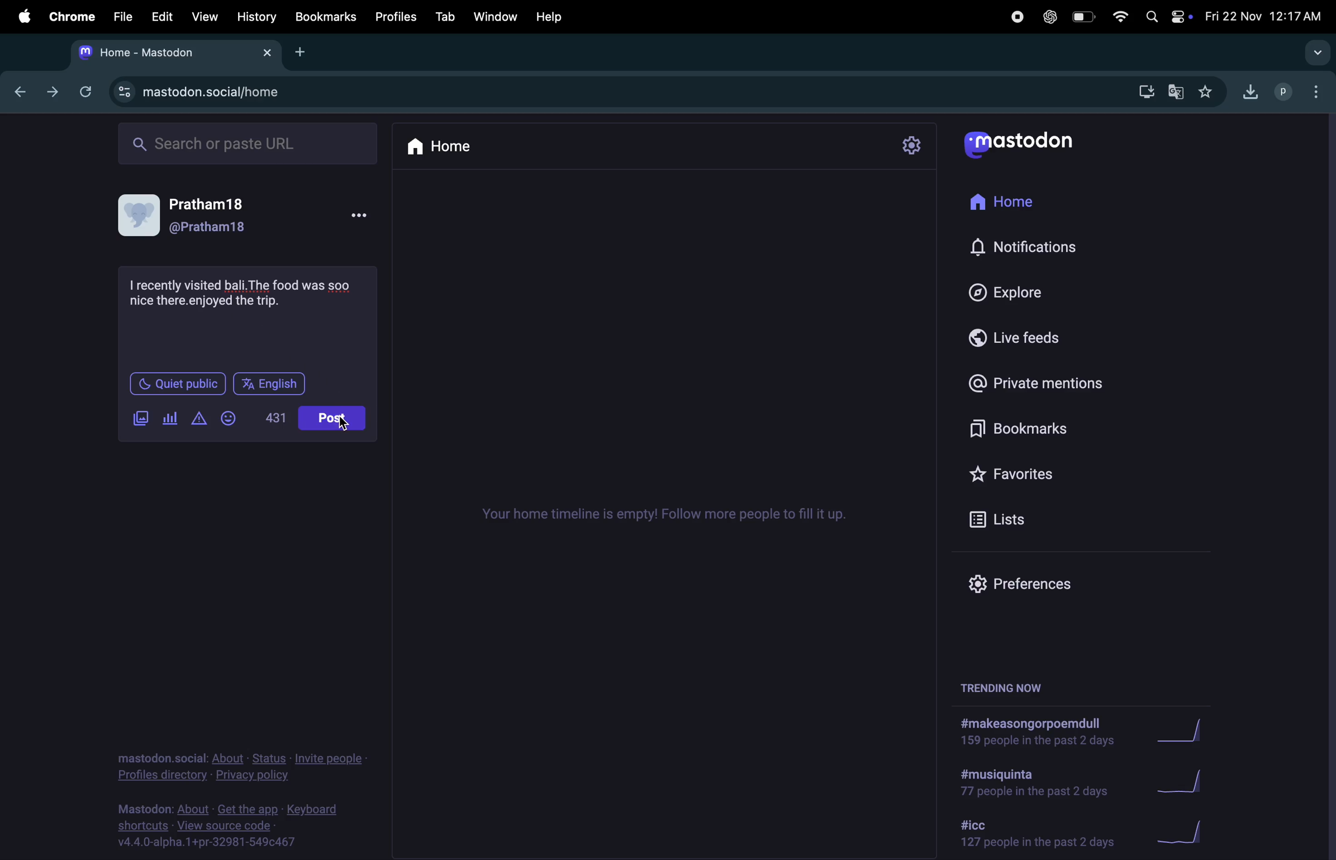 This screenshot has height=860, width=1336. I want to click on profiles, so click(395, 17).